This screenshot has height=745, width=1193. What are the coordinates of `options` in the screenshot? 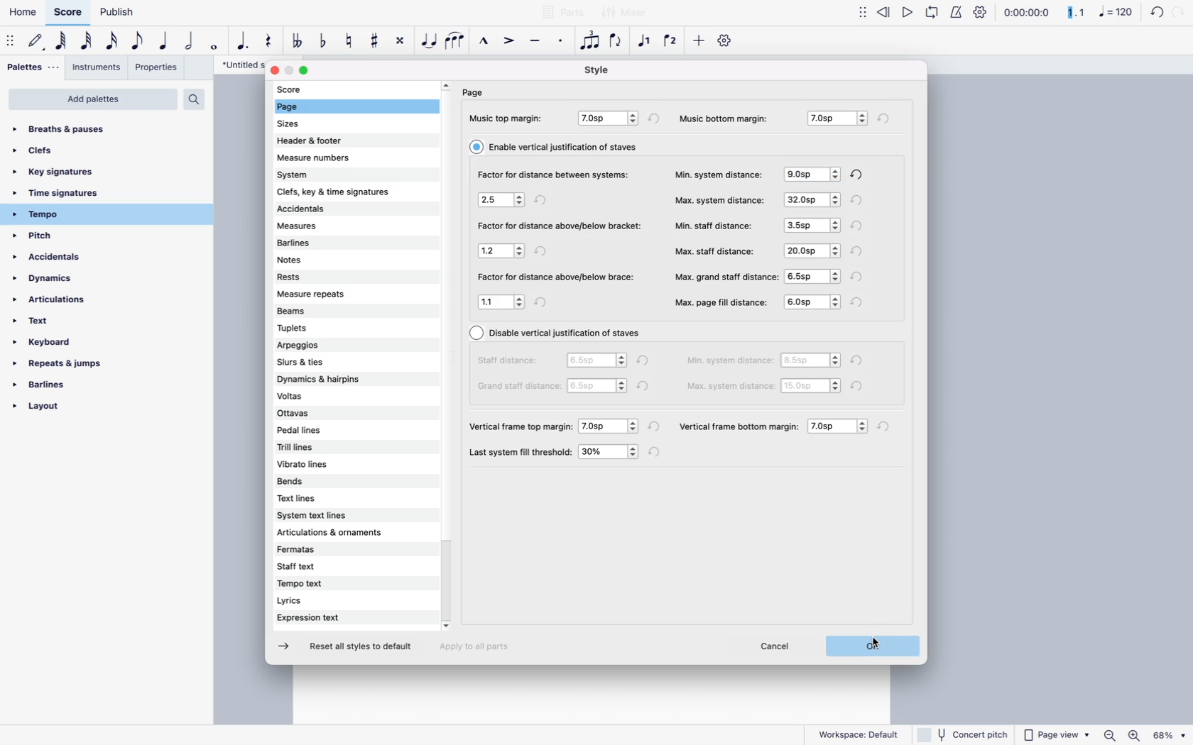 It's located at (611, 426).